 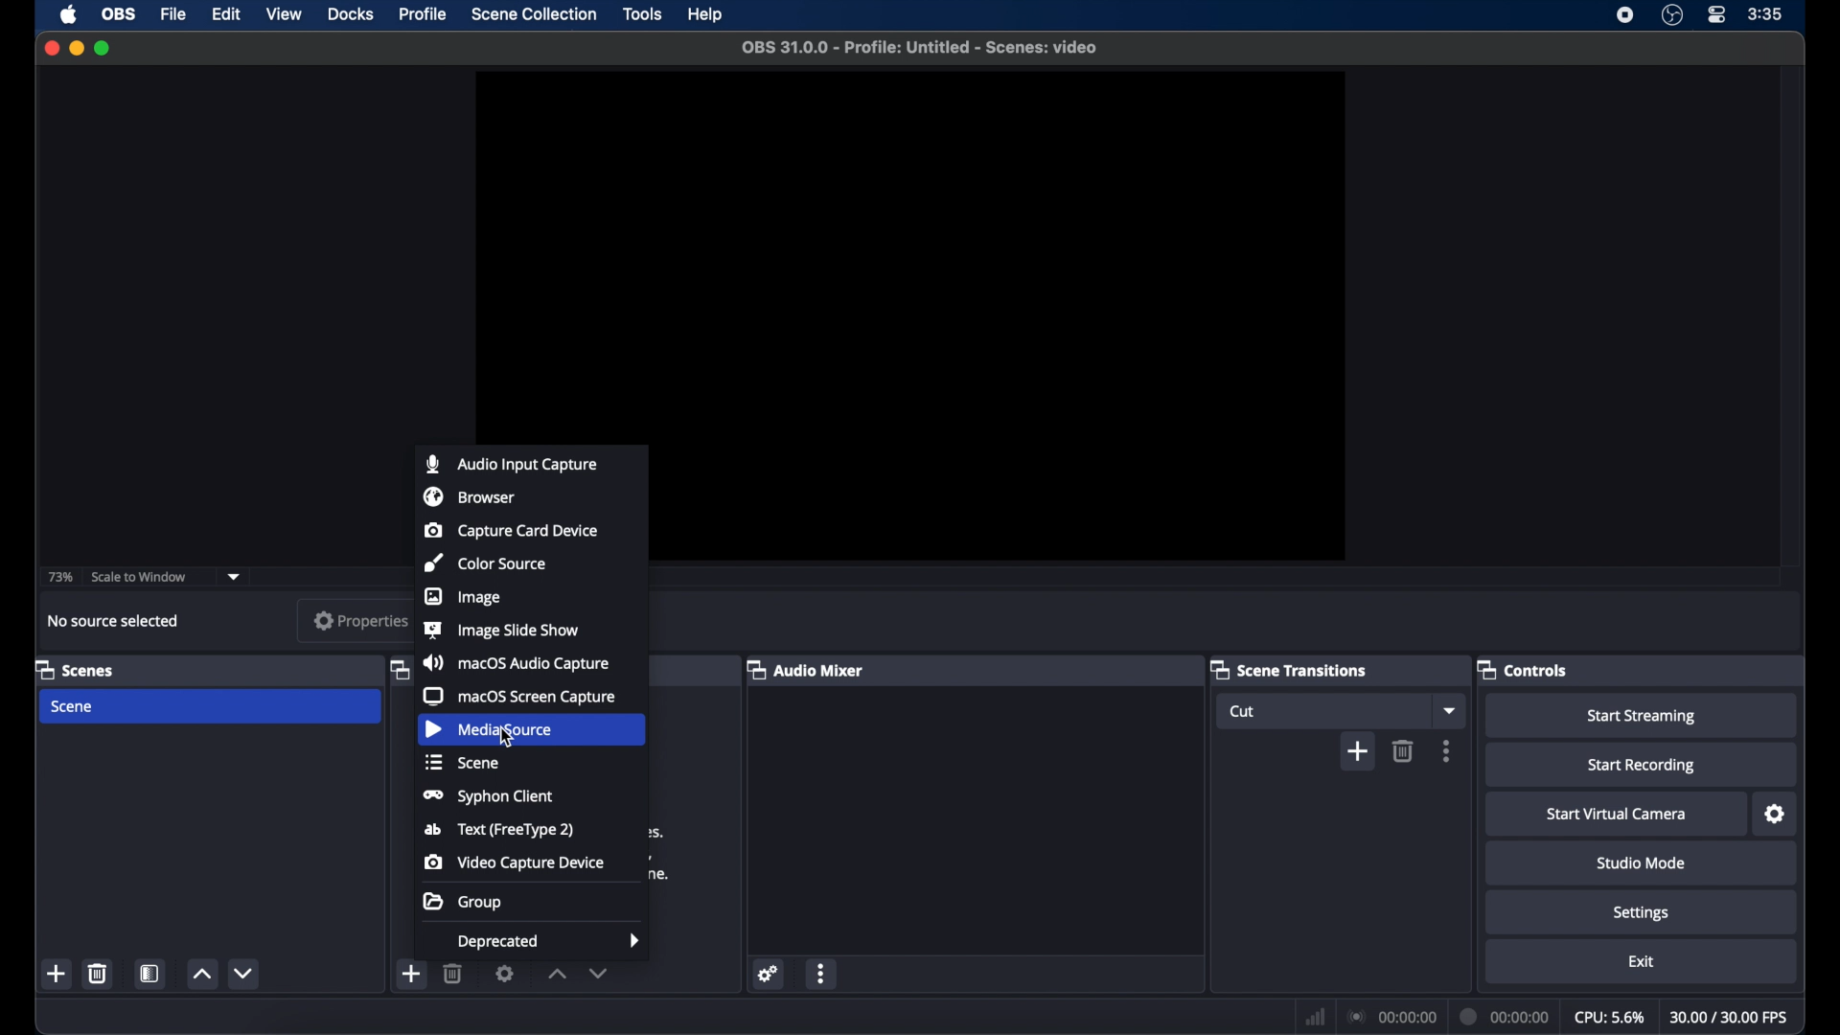 I want to click on docks, so click(x=351, y=13).